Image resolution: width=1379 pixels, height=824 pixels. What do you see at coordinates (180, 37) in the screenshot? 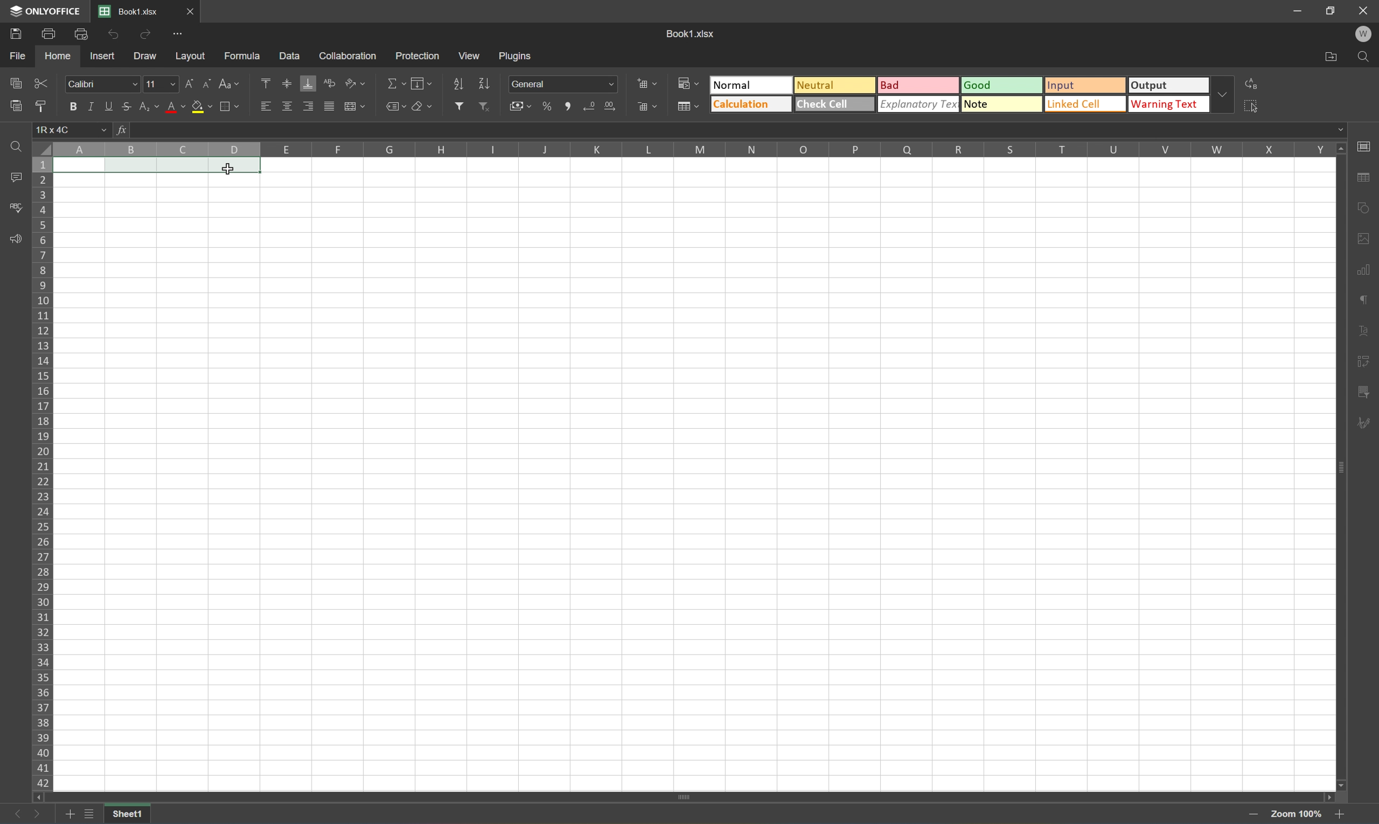
I see `Customize Quick Access Toolbar` at bounding box center [180, 37].